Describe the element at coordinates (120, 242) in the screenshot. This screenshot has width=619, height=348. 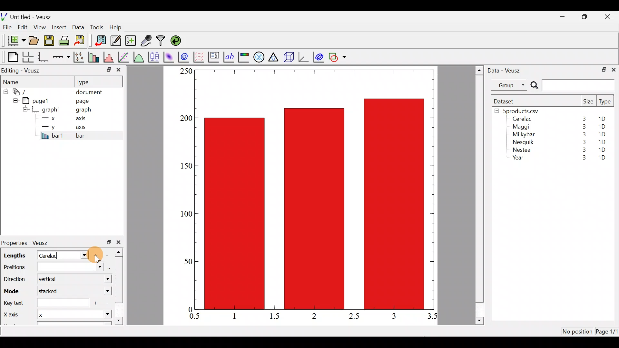
I see `close` at that location.